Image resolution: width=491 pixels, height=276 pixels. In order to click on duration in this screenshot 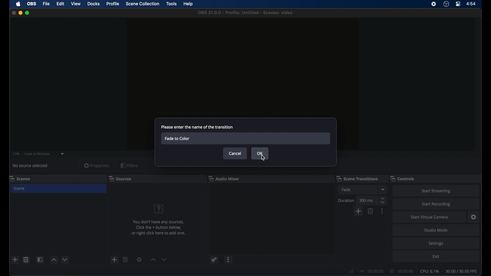, I will do `click(401, 271)`.